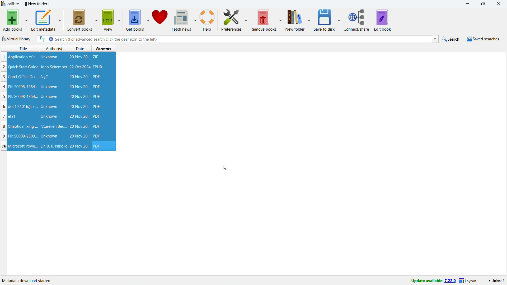 This screenshot has height=285, width=507. Describe the element at coordinates (195, 20) in the screenshot. I see `fetch new options` at that location.